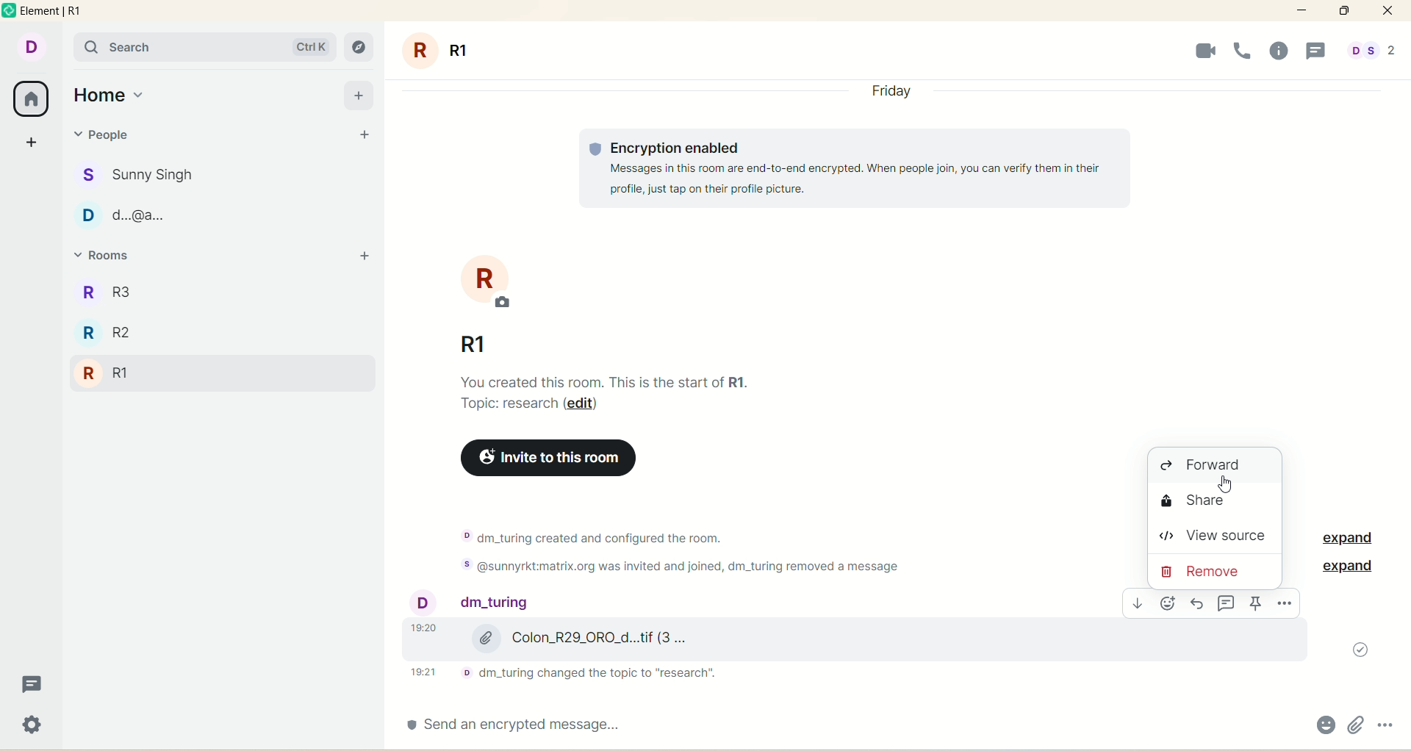 This screenshot has height=751, width=1411. What do you see at coordinates (1244, 49) in the screenshot?
I see `voice call` at bounding box center [1244, 49].